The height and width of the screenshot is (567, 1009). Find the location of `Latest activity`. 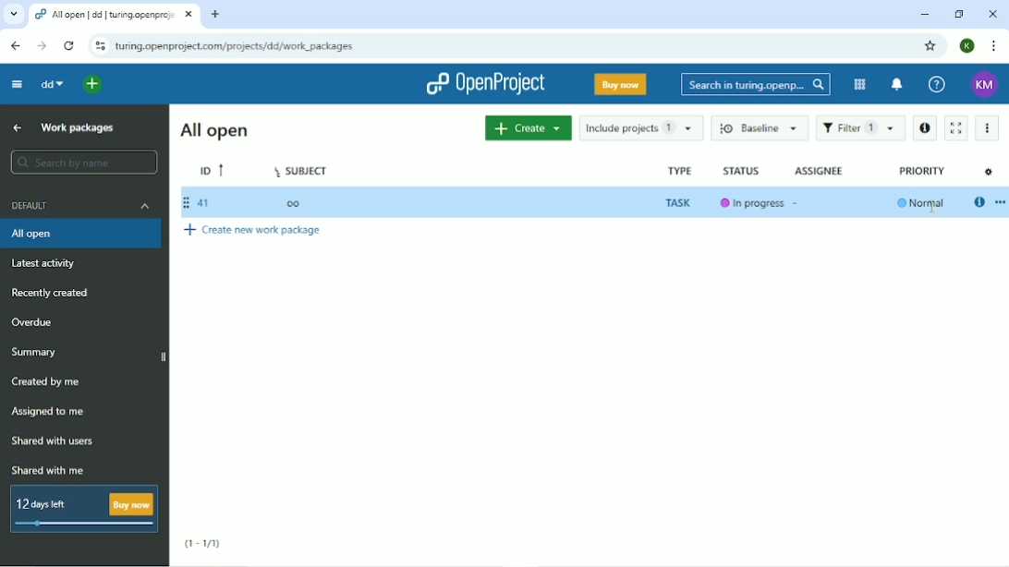

Latest activity is located at coordinates (47, 264).